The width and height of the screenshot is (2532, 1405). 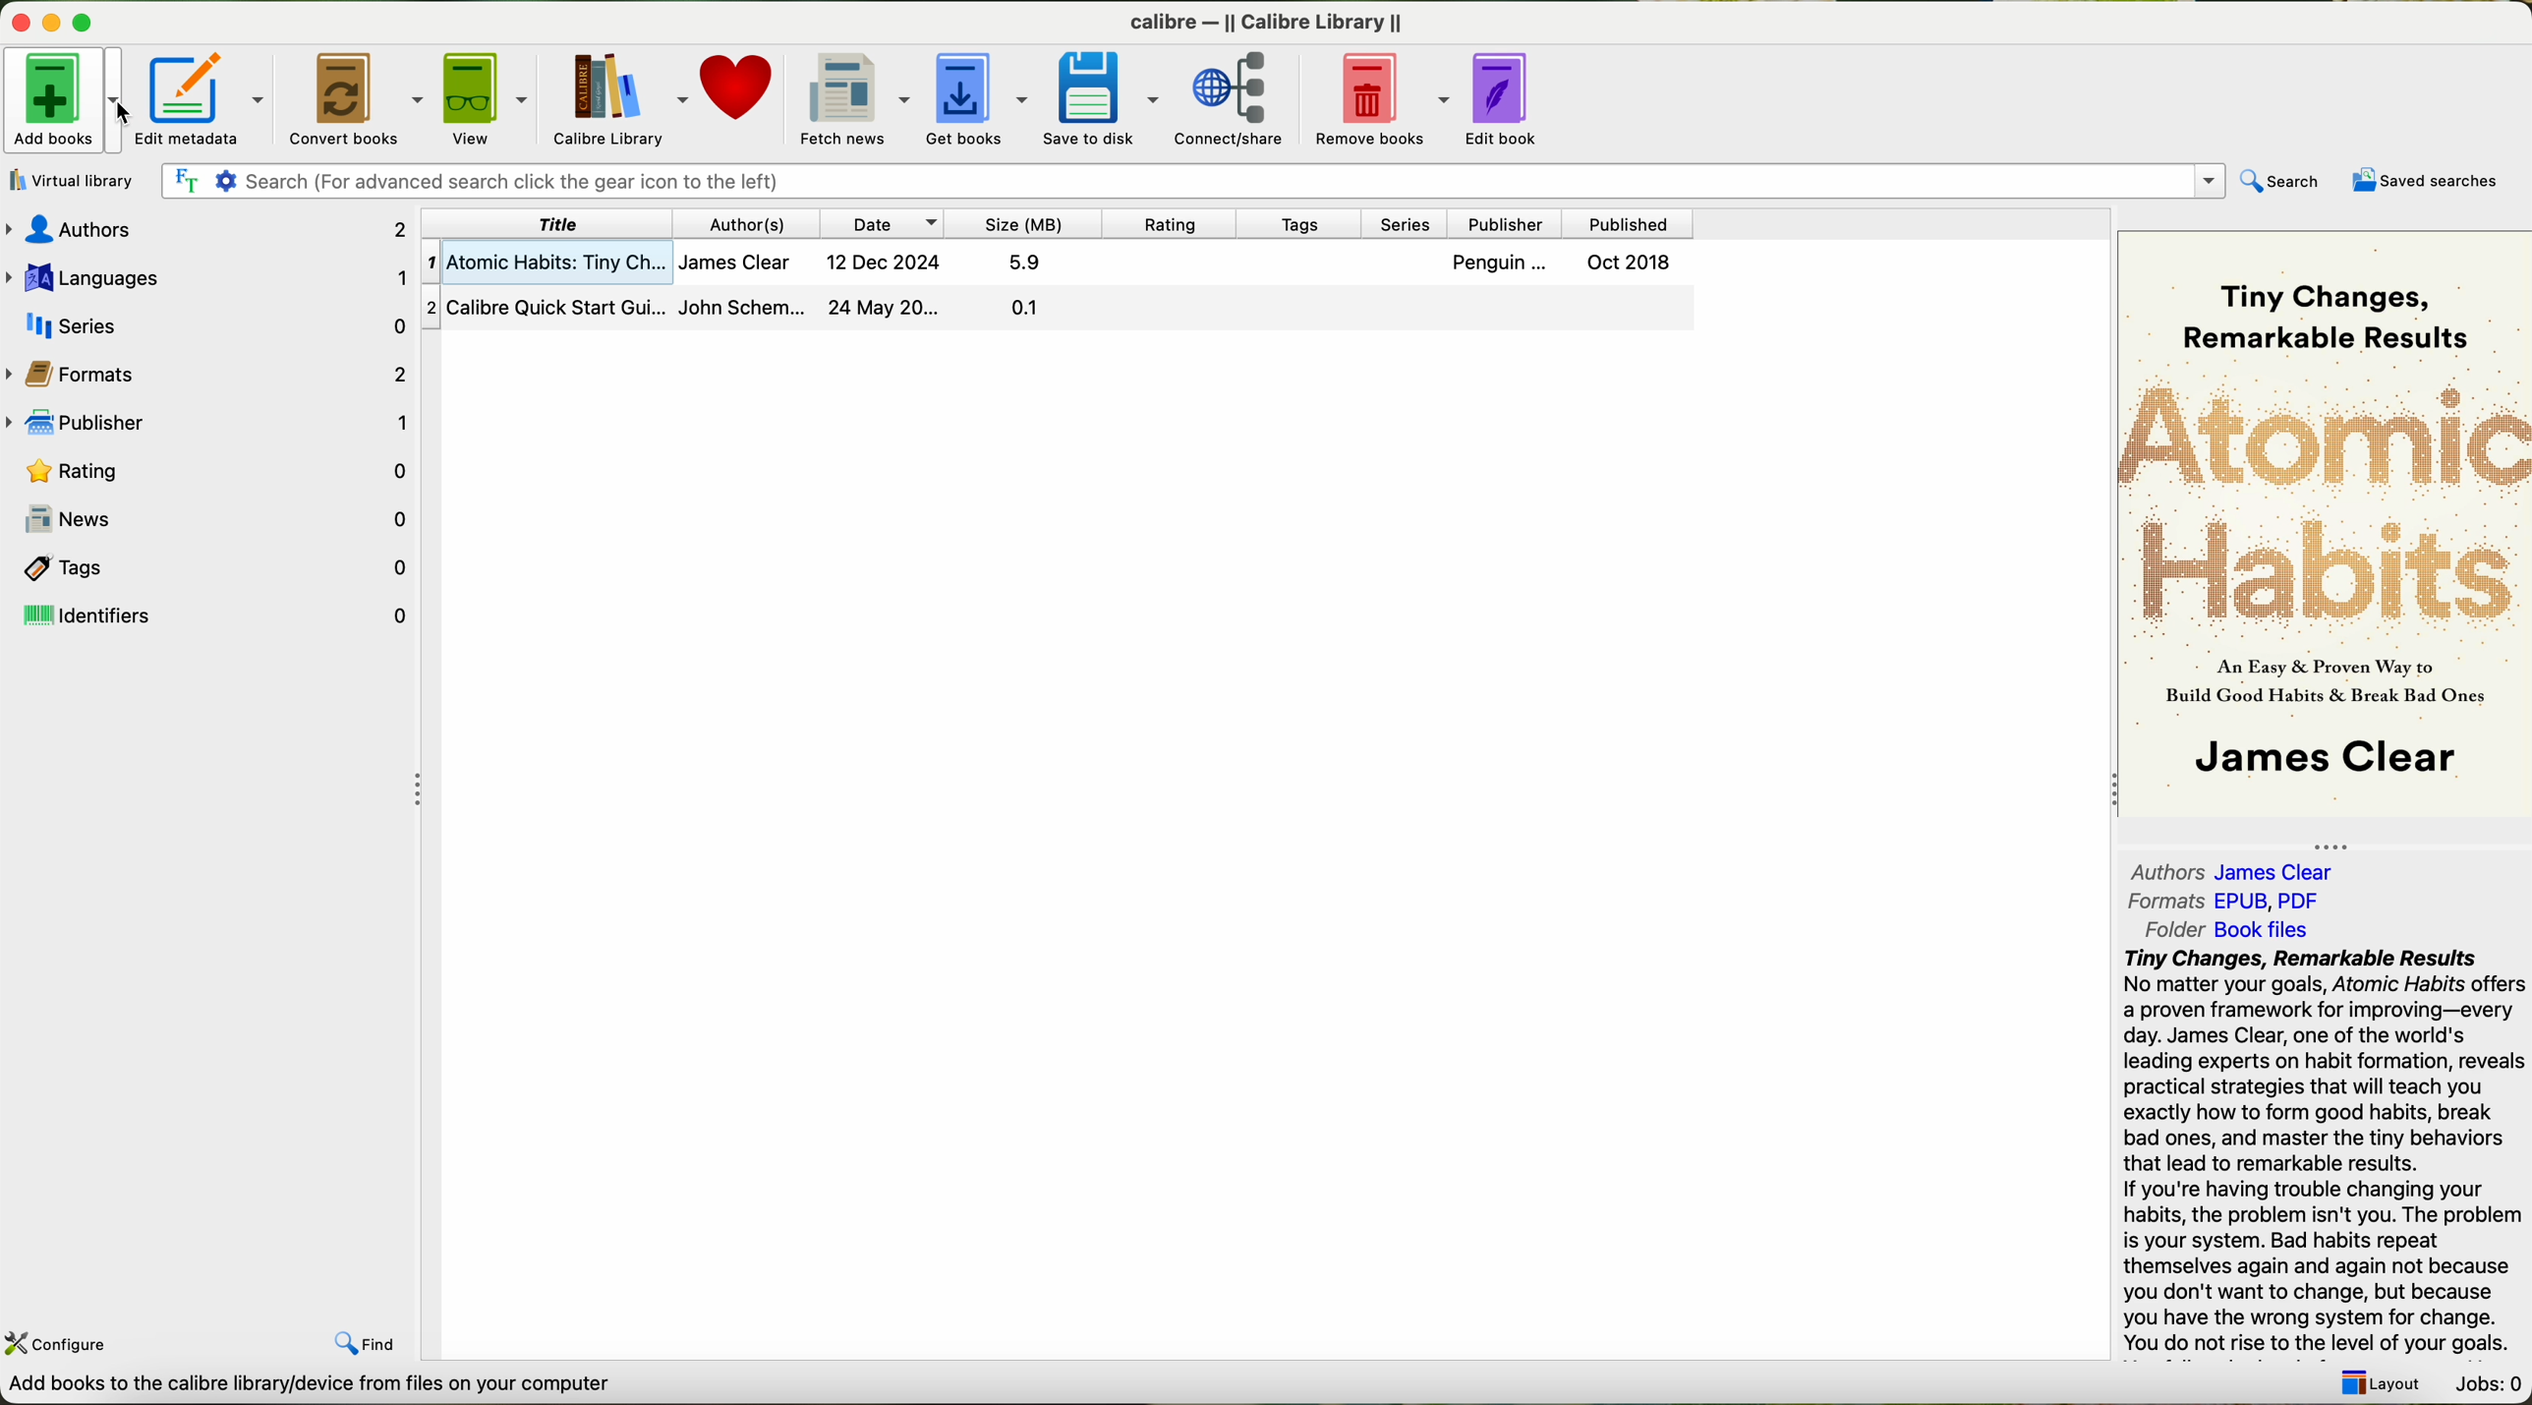 What do you see at coordinates (367, 1346) in the screenshot?
I see `find` at bounding box center [367, 1346].